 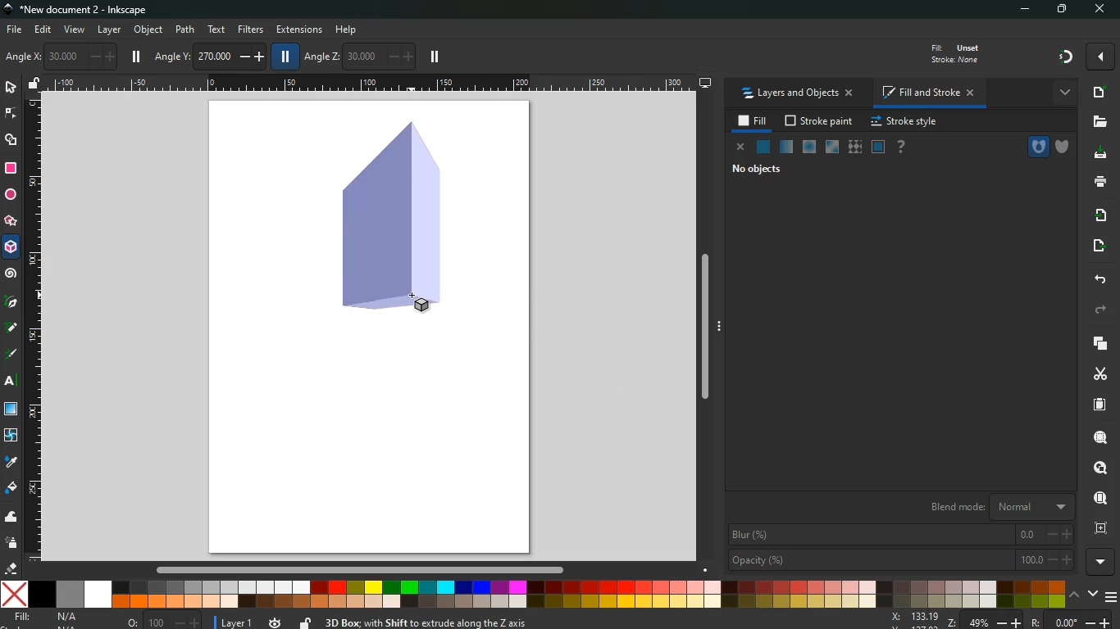 I want to click on Ruler, so click(x=372, y=84).